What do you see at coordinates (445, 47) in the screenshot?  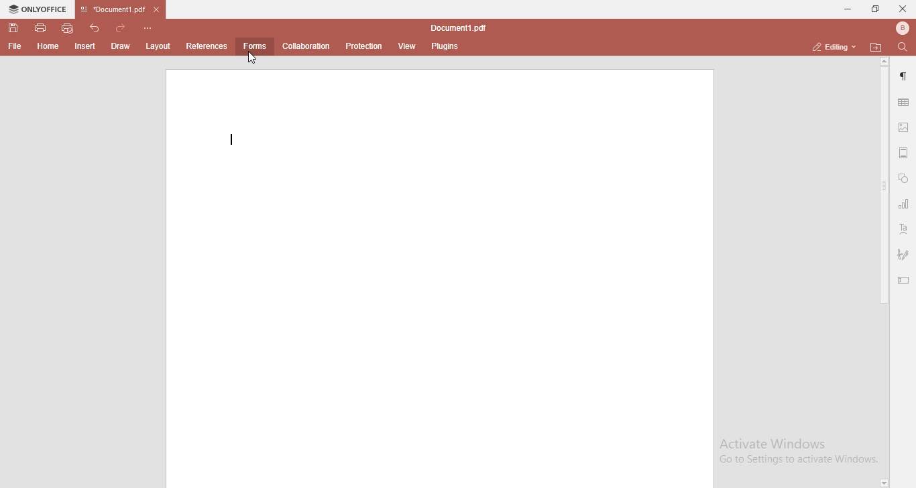 I see `plugins` at bounding box center [445, 47].